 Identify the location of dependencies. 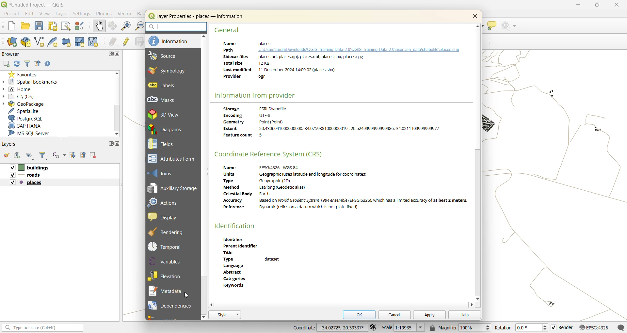
(169, 306).